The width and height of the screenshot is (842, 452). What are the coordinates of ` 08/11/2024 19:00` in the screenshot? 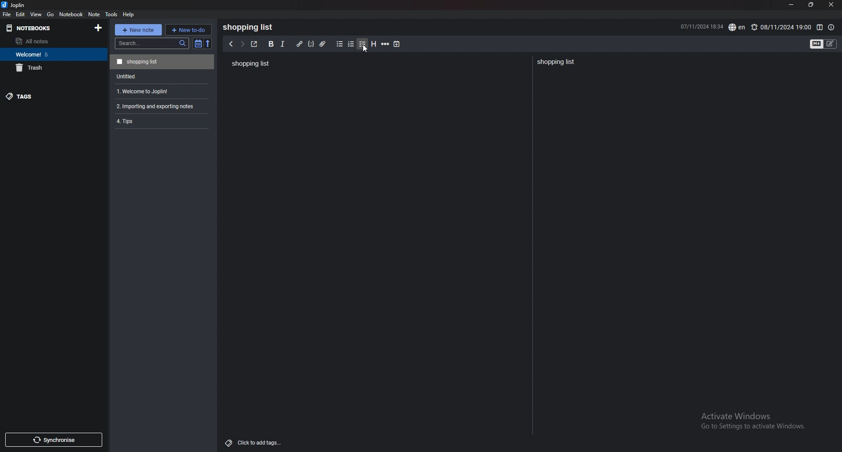 It's located at (781, 27).